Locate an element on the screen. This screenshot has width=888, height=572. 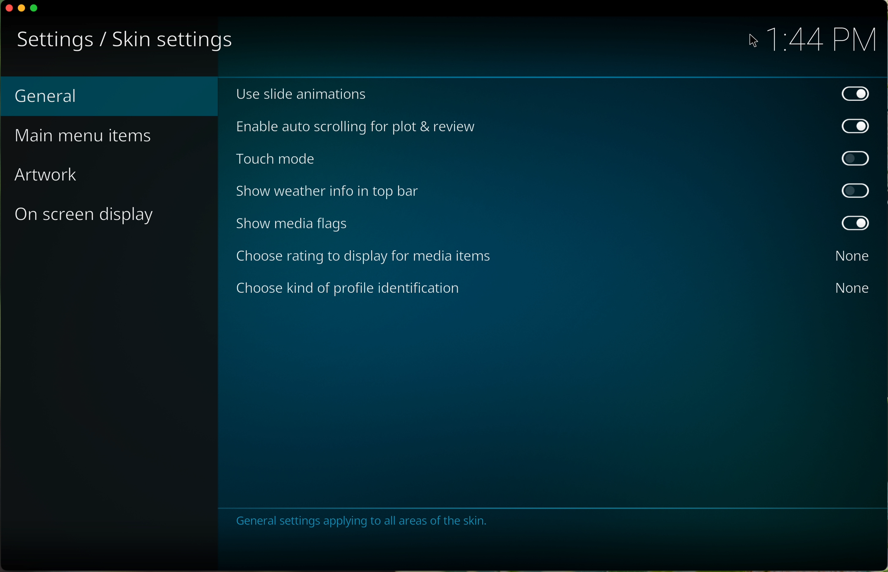
none choose rating to display for media items is located at coordinates (551, 257).